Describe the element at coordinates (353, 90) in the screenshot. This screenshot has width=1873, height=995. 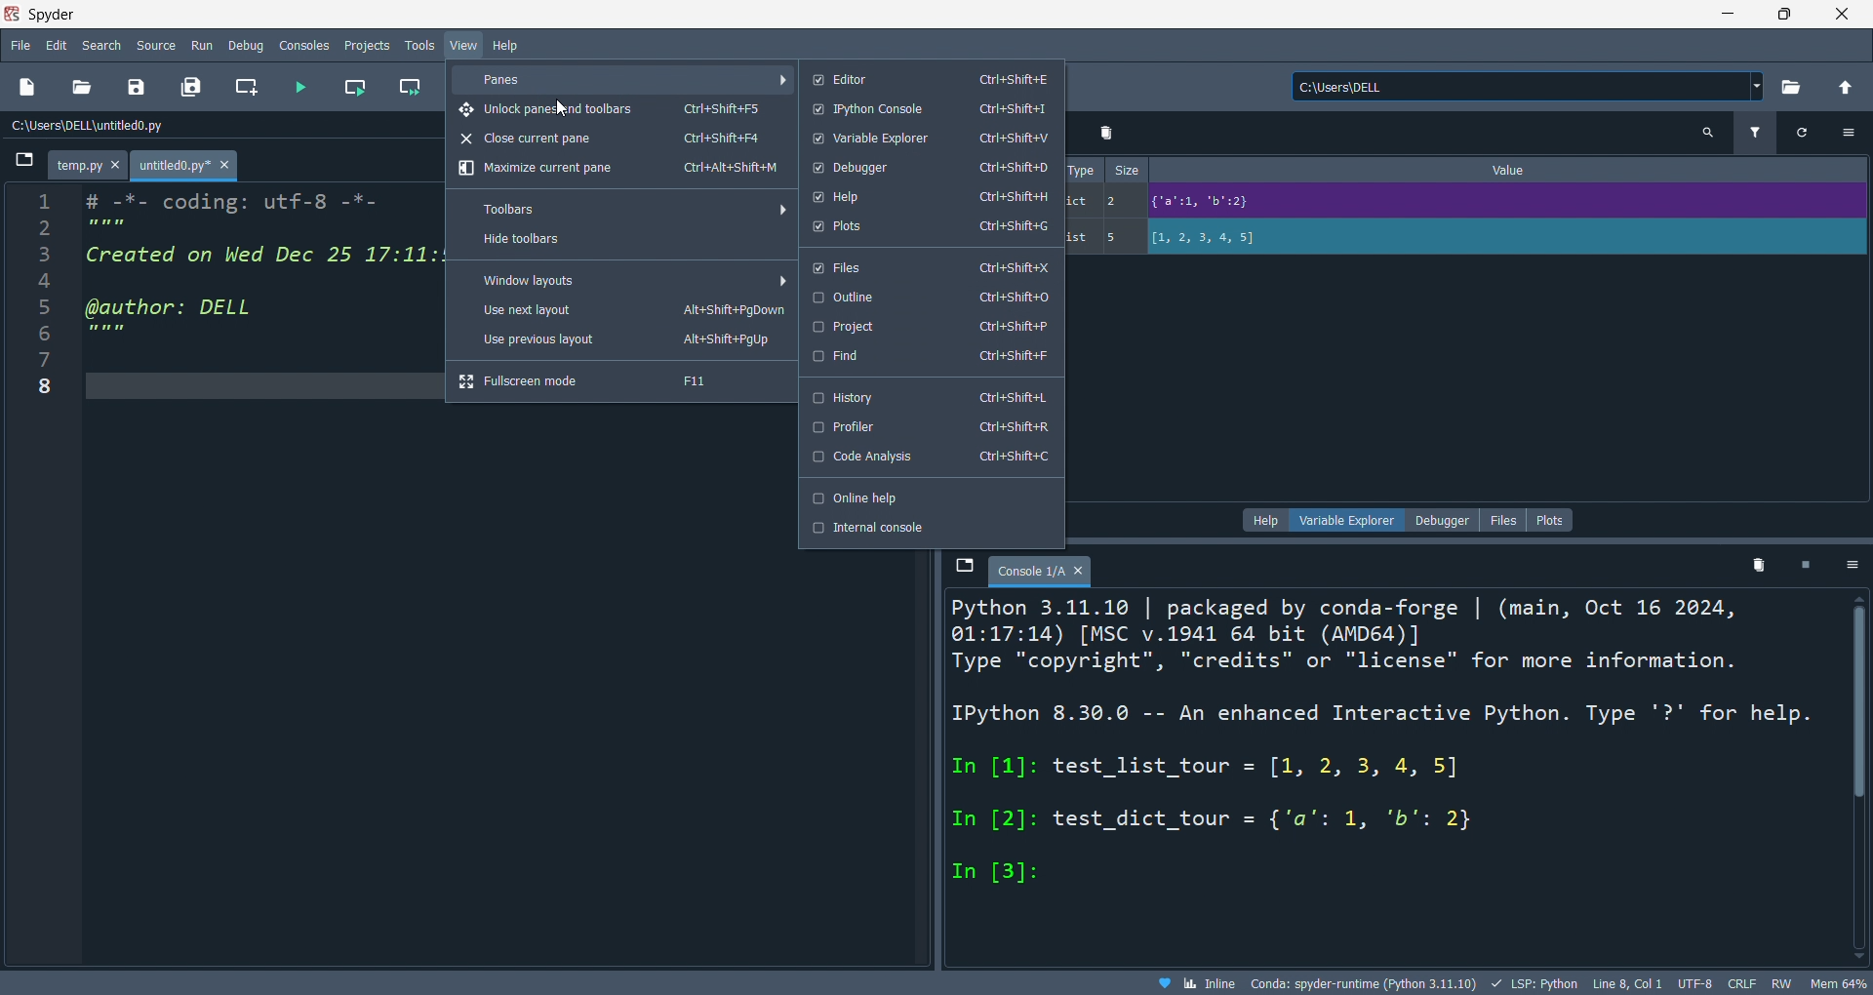
I see `run cell` at that location.